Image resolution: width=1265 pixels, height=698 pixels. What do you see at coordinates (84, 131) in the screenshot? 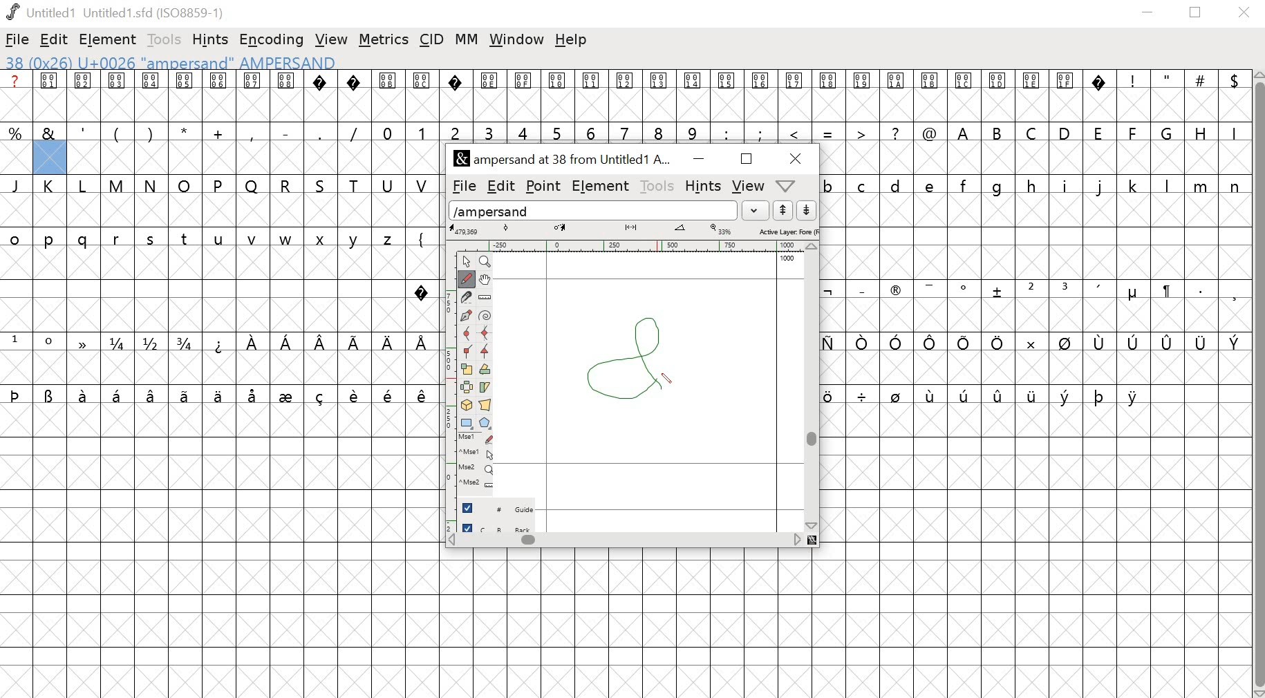
I see `'` at bounding box center [84, 131].